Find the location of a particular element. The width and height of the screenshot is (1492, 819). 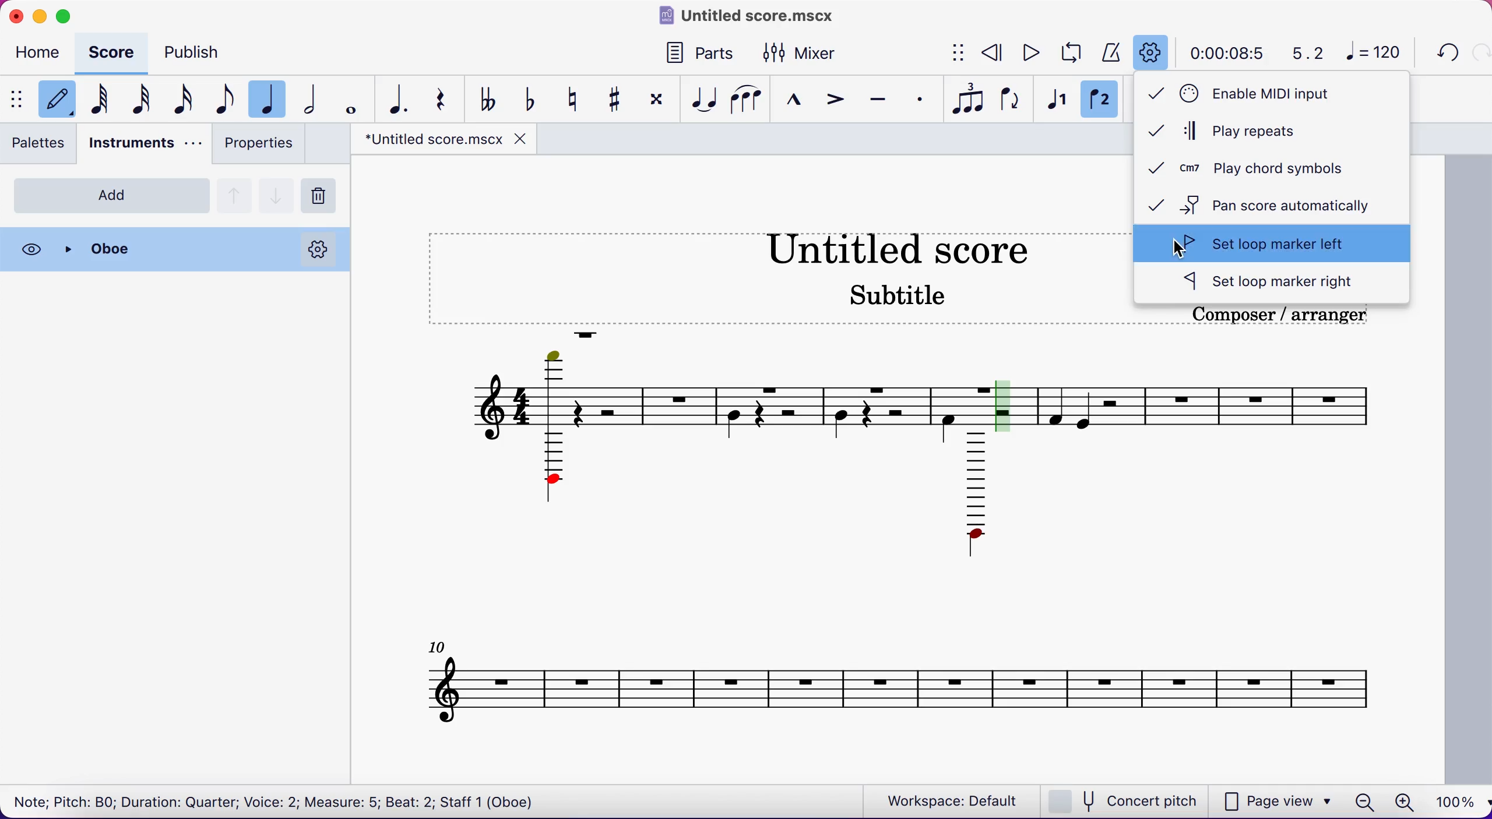

set loop marker right is located at coordinates (1272, 284).